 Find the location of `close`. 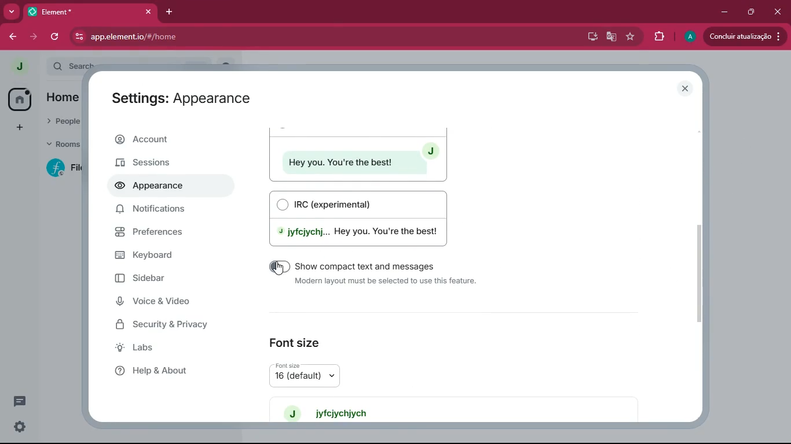

close is located at coordinates (148, 12).